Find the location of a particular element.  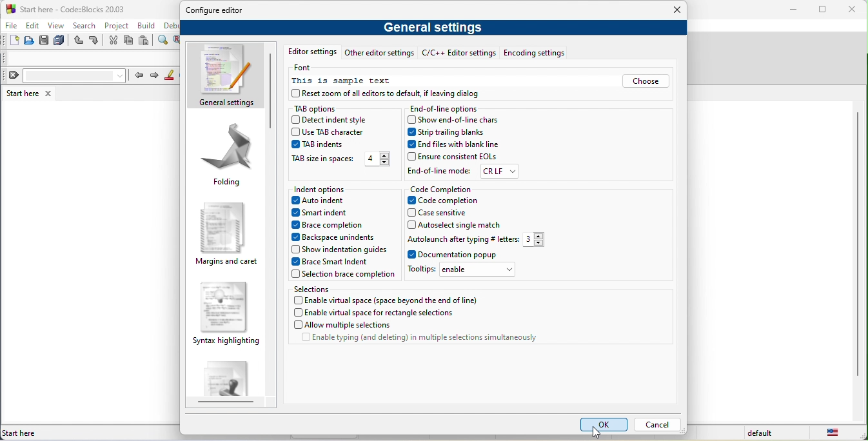

edit is located at coordinates (35, 26).